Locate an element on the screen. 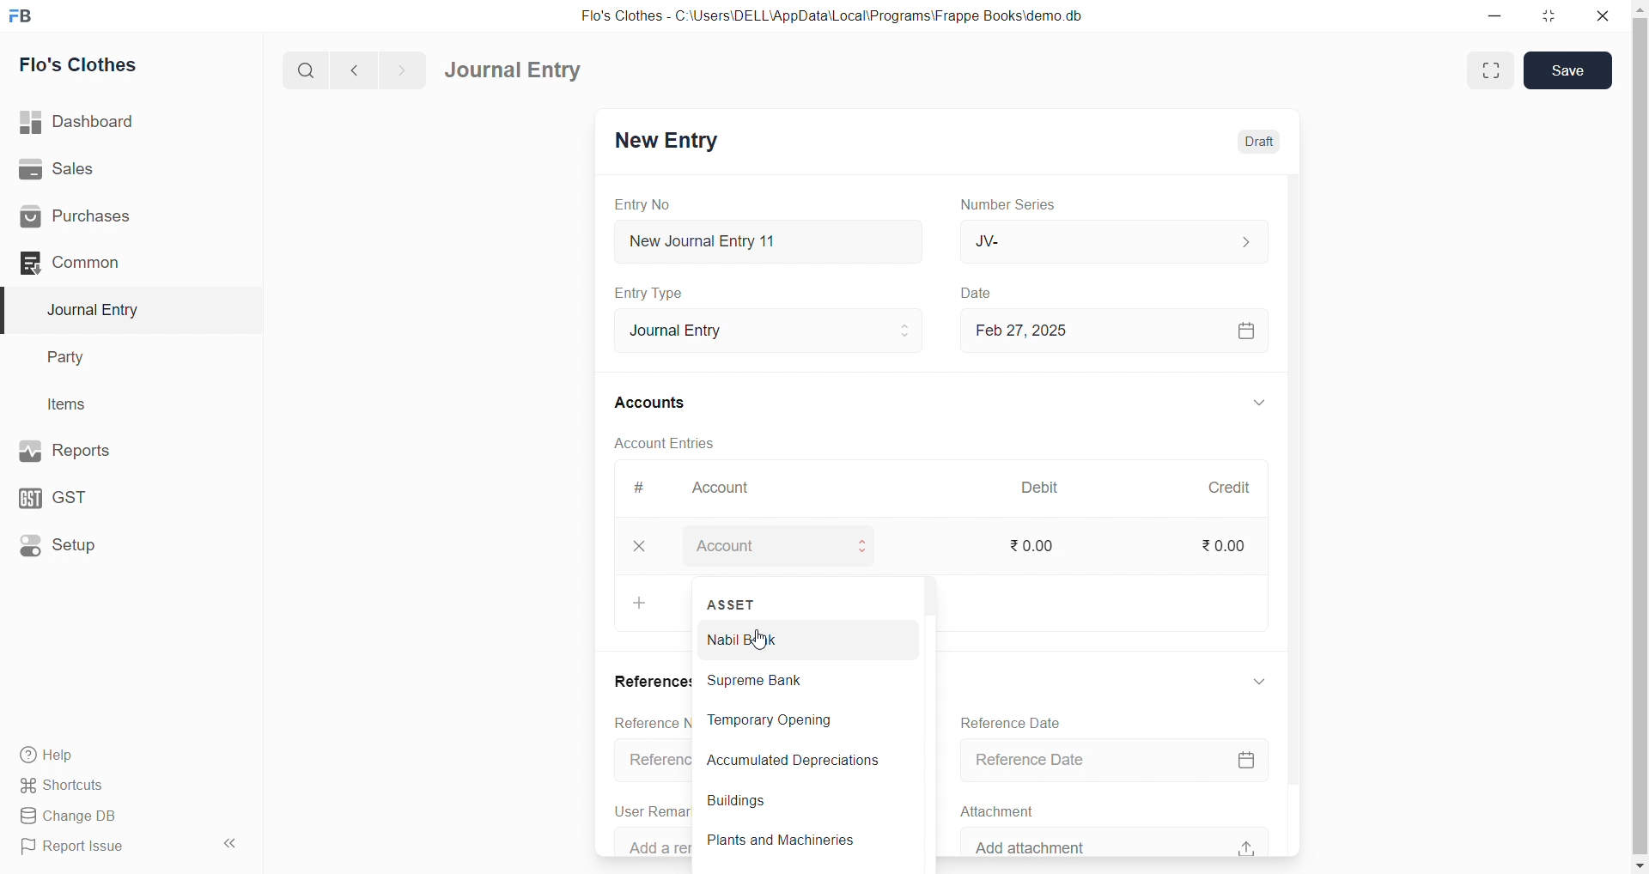 The image size is (1649, 874). search is located at coordinates (303, 72).